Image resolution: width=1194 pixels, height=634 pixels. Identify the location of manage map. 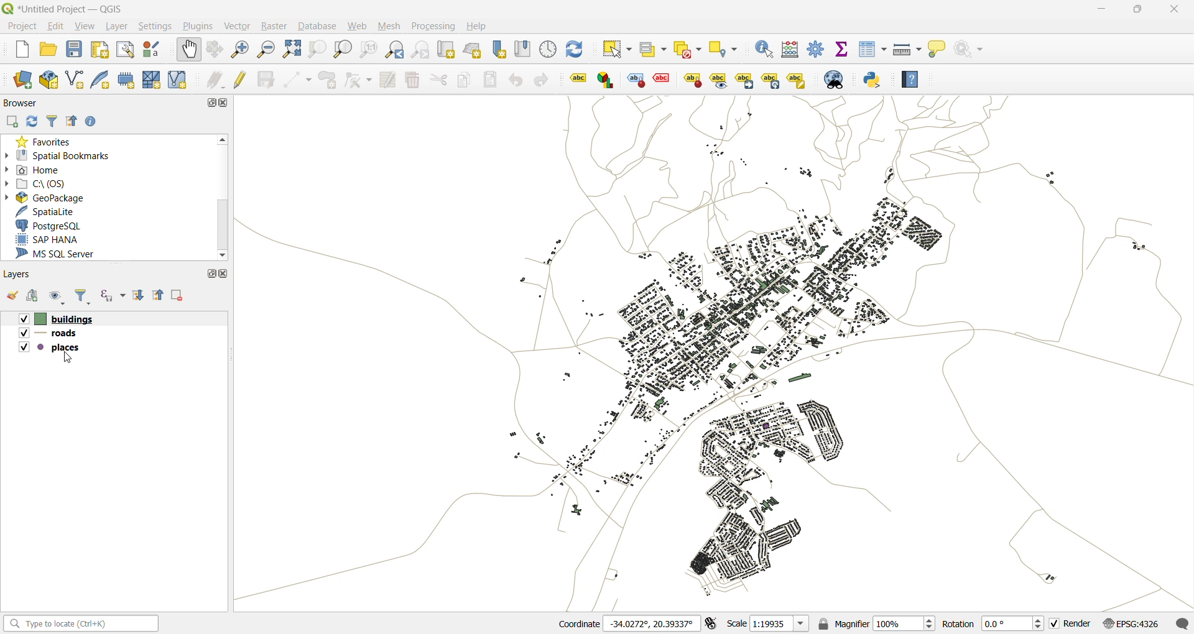
(60, 296).